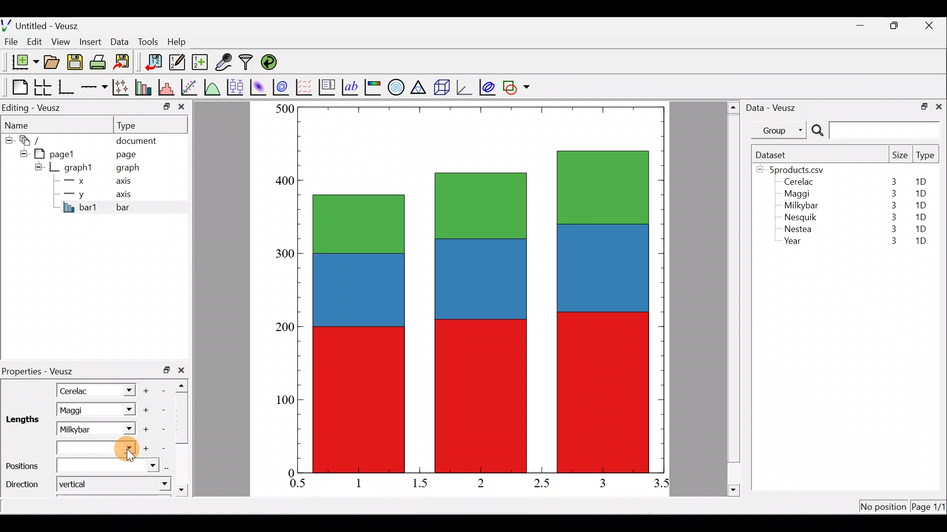 The height and width of the screenshot is (532, 947). Describe the element at coordinates (236, 87) in the screenshot. I see `Plot box plots` at that location.